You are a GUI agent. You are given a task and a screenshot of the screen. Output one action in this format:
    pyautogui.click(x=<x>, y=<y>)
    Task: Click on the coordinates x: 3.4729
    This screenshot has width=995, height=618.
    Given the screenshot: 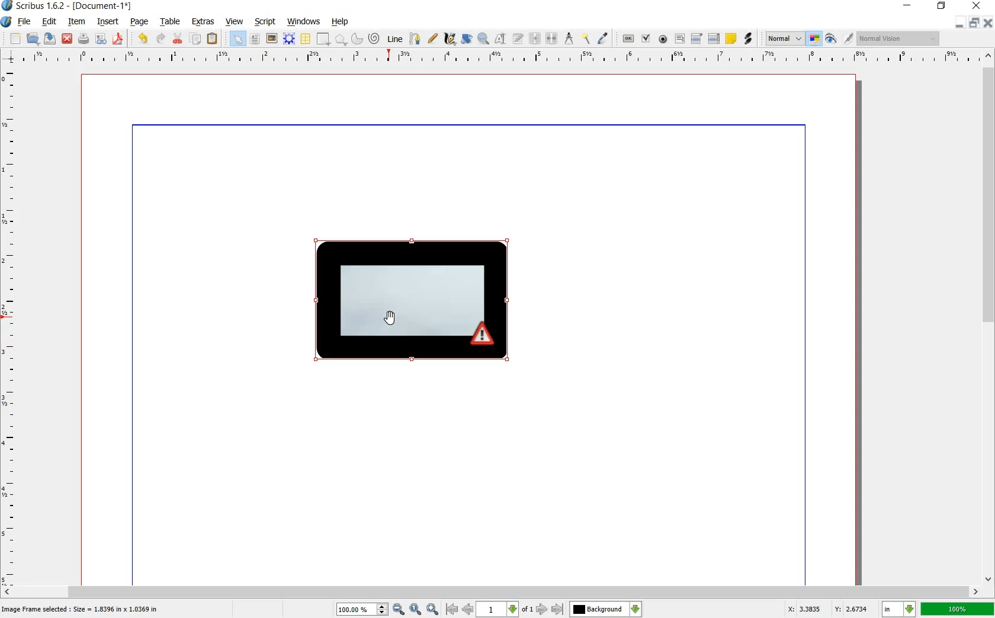 What is the action you would take?
    pyautogui.click(x=797, y=609)
    